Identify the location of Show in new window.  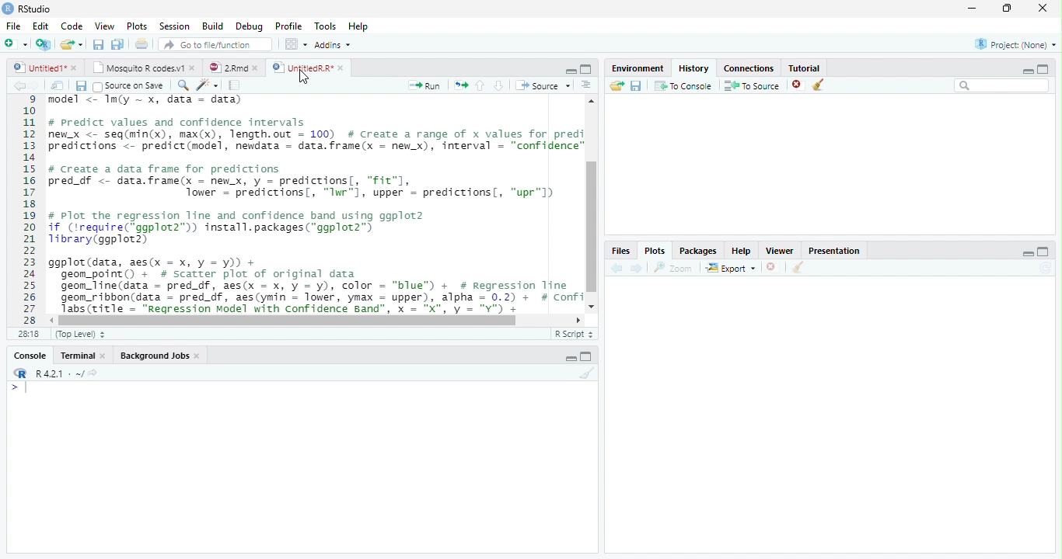
(58, 86).